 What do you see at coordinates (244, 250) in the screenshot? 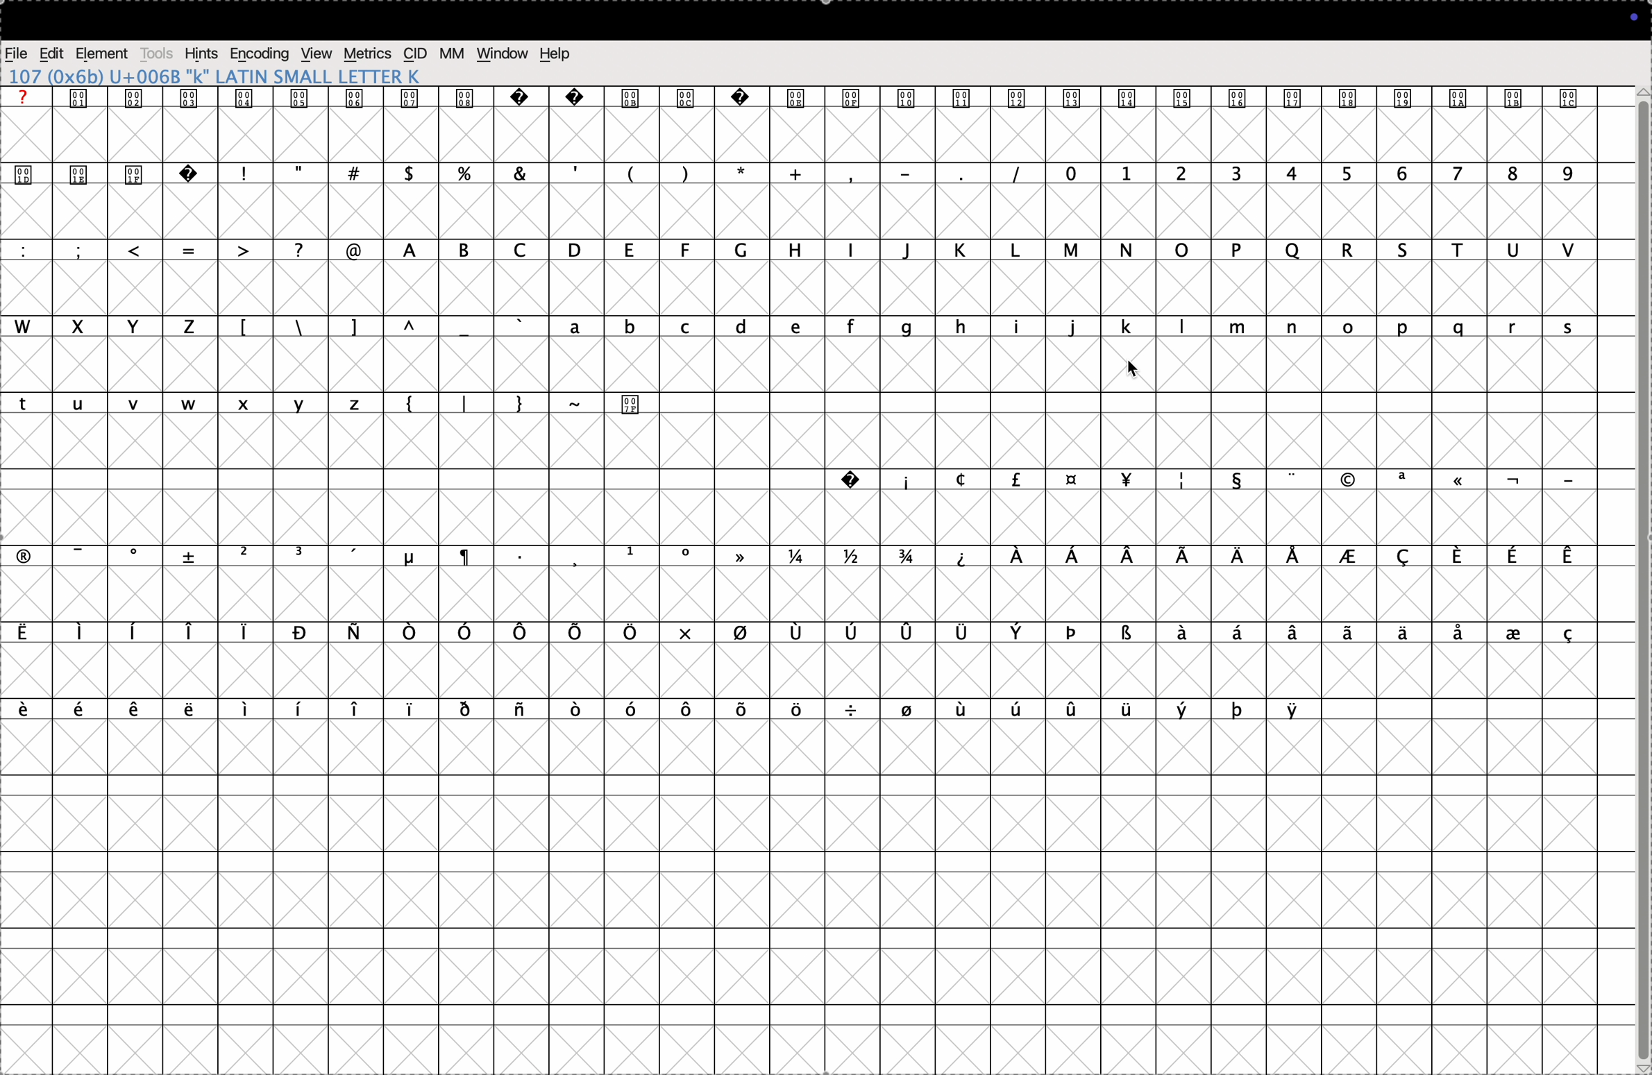
I see `>` at bounding box center [244, 250].